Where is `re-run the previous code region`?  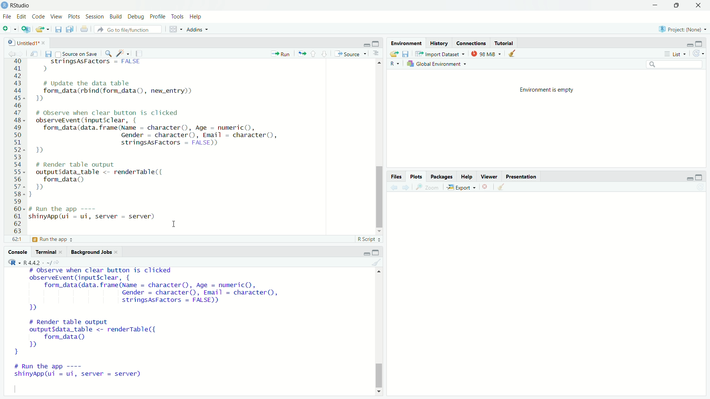
re-run the previous code region is located at coordinates (300, 53).